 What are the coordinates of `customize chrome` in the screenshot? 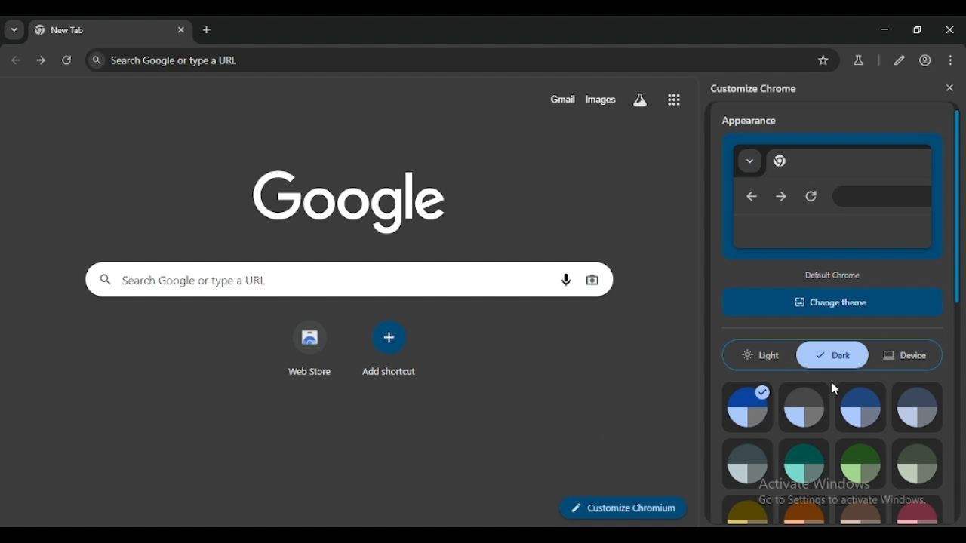 It's located at (754, 89).